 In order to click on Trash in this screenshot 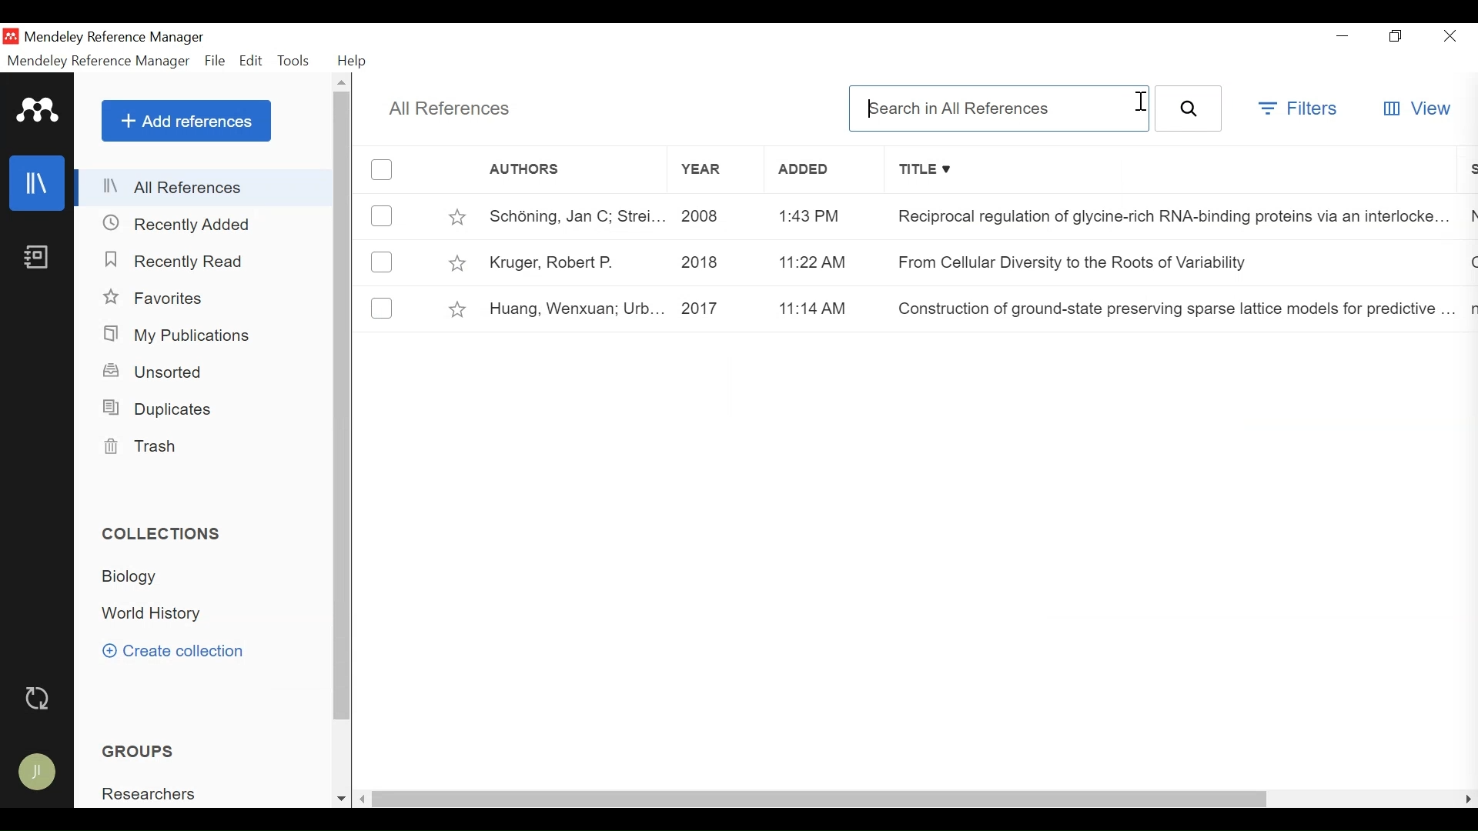, I will do `click(149, 449)`.